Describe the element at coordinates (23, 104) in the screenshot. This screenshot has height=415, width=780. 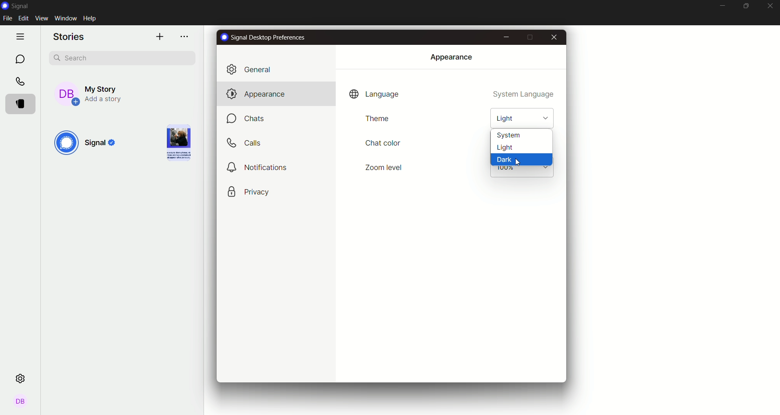
I see `stories` at that location.